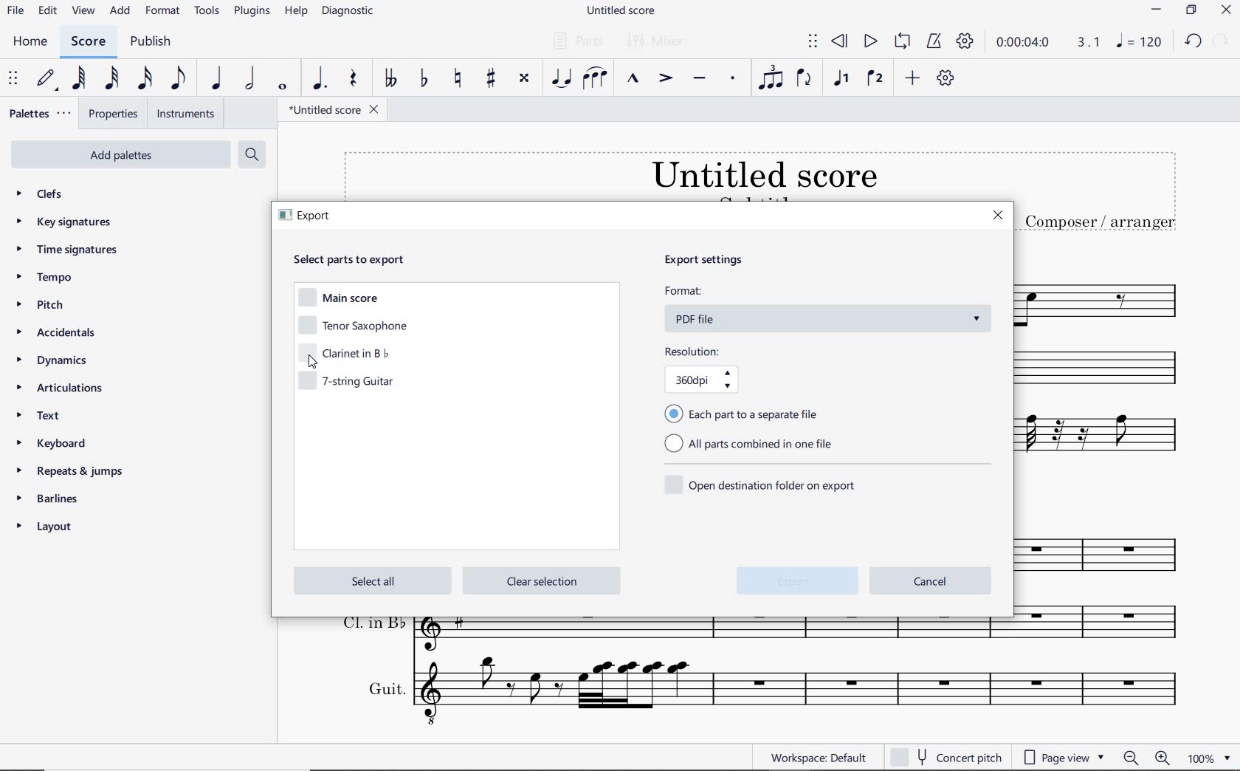 The width and height of the screenshot is (1240, 771). Describe the element at coordinates (370, 580) in the screenshot. I see `select all` at that location.